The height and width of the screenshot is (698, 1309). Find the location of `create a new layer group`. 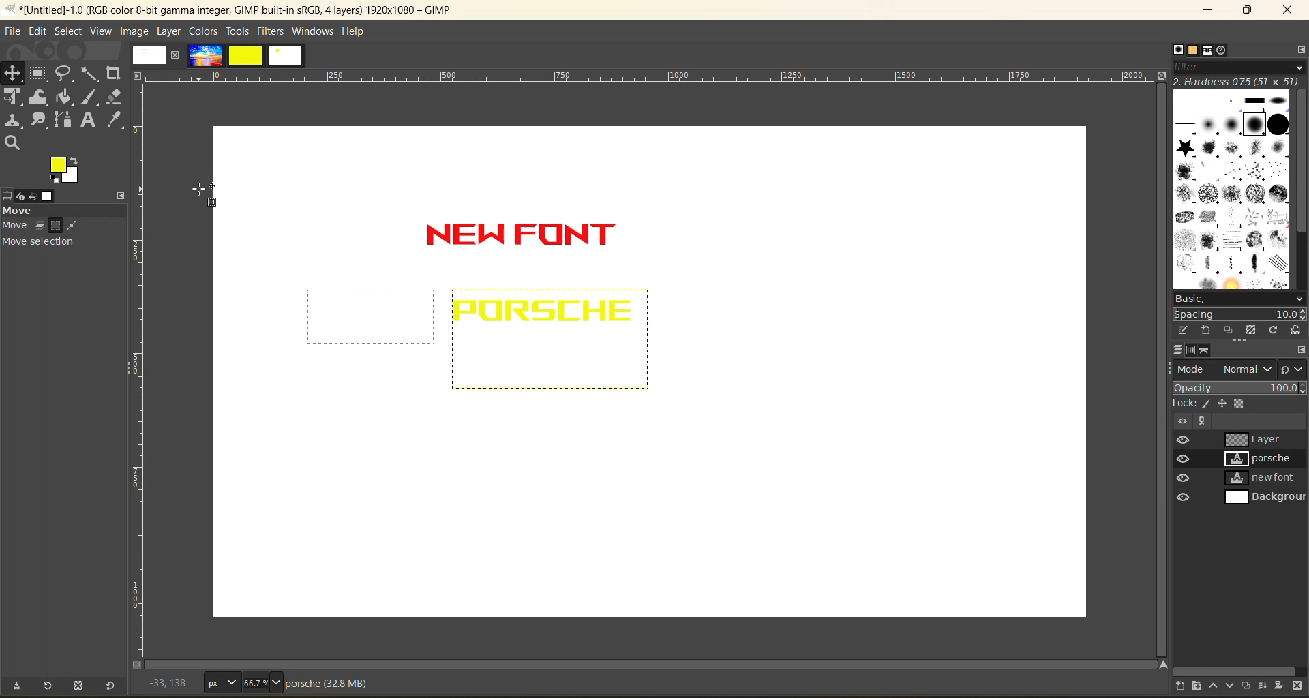

create a new layer group is located at coordinates (1193, 686).